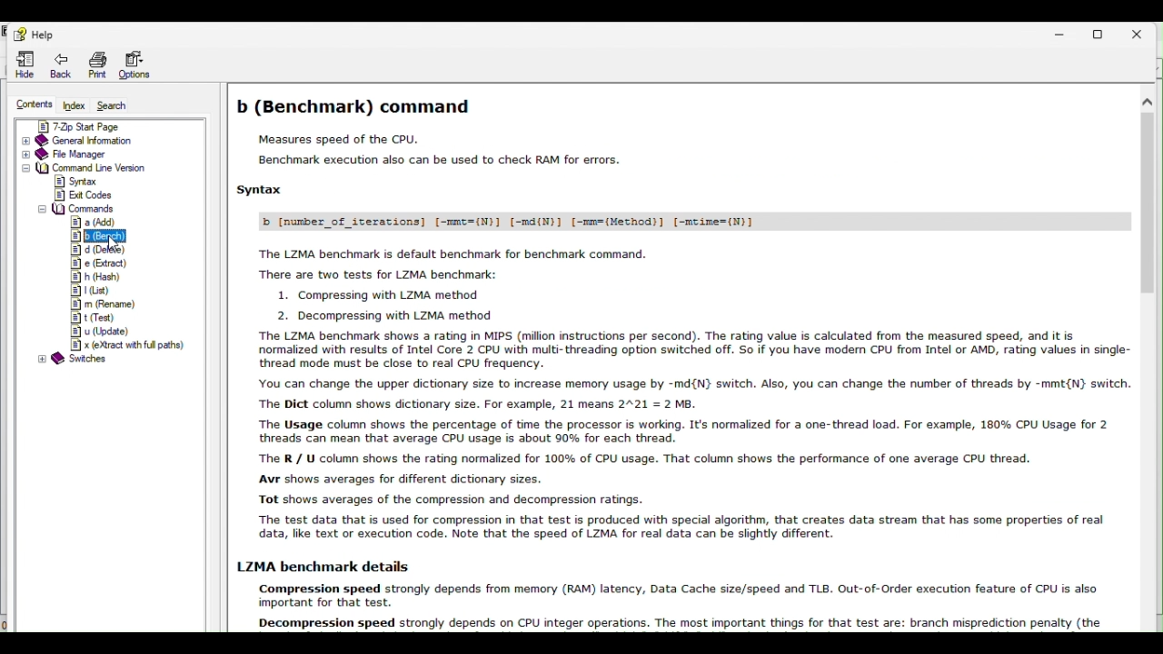 This screenshot has width=1163, height=654. What do you see at coordinates (74, 107) in the screenshot?
I see `Index` at bounding box center [74, 107].